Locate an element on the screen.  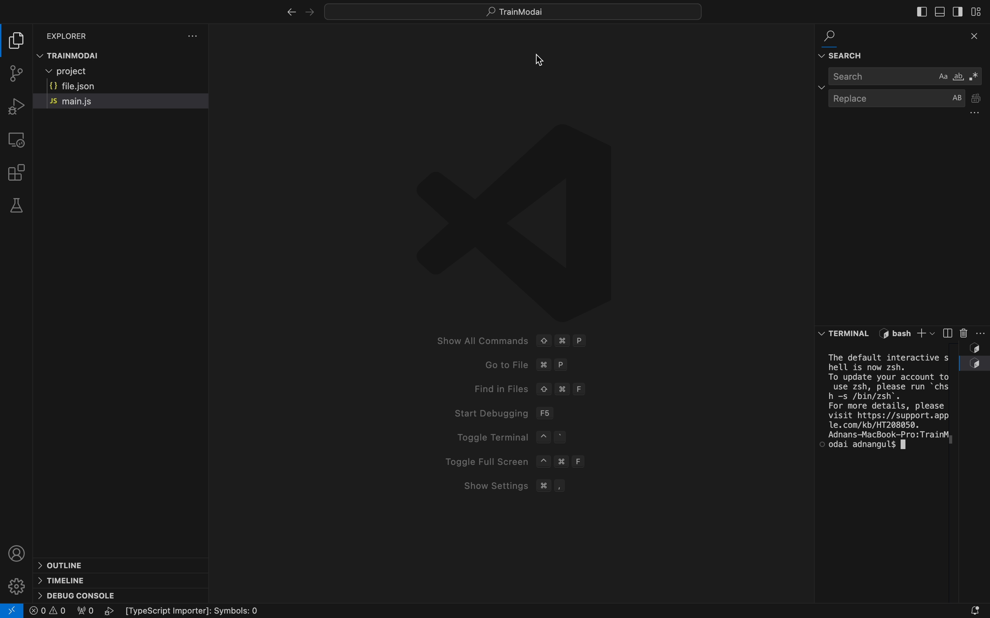
Toggle full Screen is located at coordinates (525, 461).